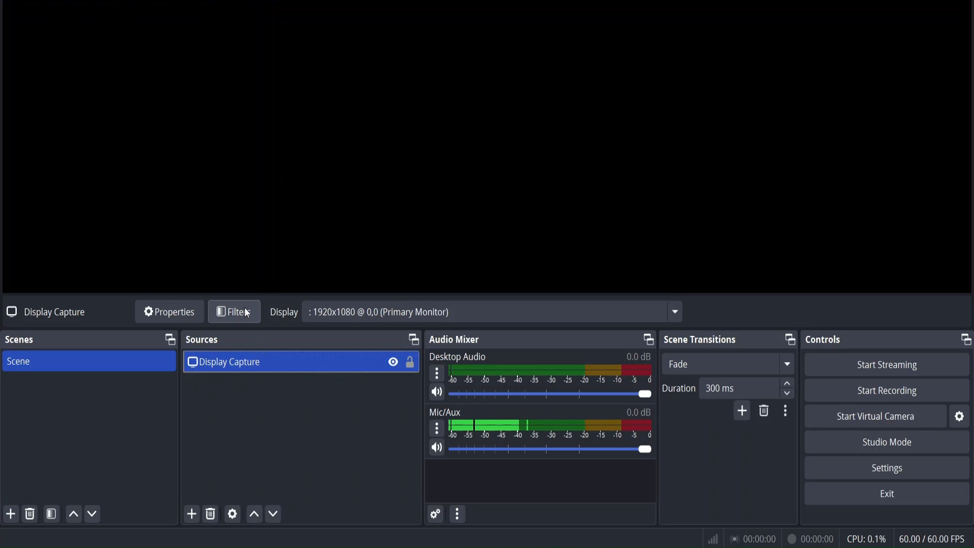 Image resolution: width=974 pixels, height=548 pixels. I want to click on change tab layout, so click(412, 340).